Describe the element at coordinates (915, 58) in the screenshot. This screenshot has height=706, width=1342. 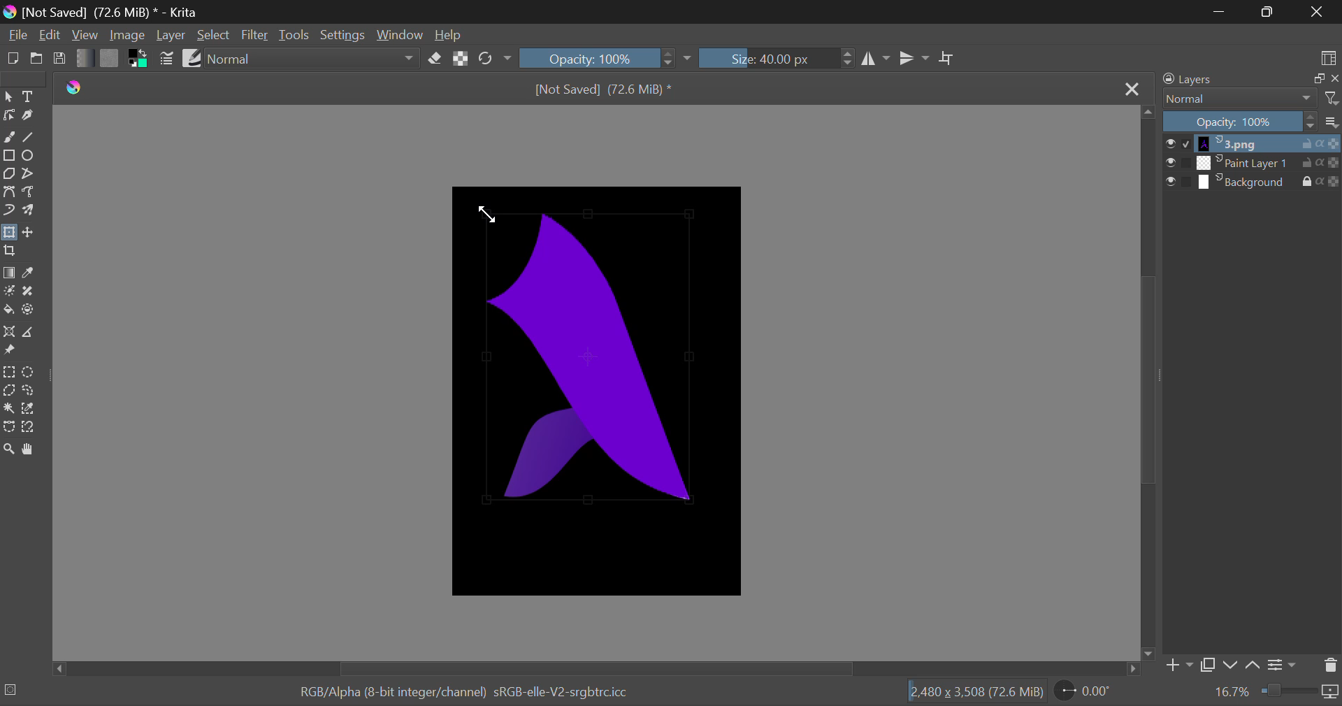
I see `Horizontal Mirror Flip` at that location.